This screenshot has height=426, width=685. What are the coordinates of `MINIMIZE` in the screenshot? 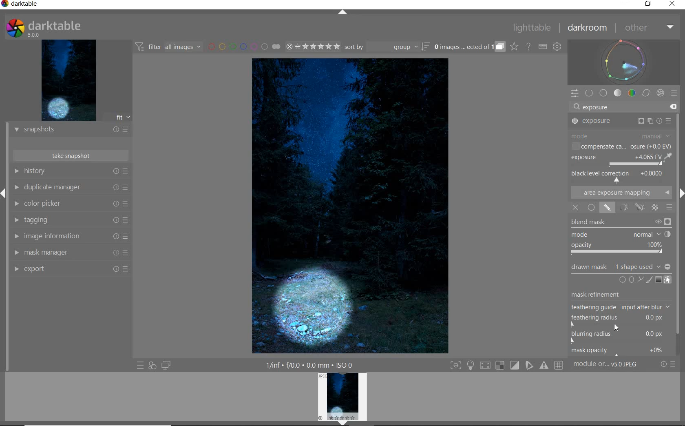 It's located at (625, 3).